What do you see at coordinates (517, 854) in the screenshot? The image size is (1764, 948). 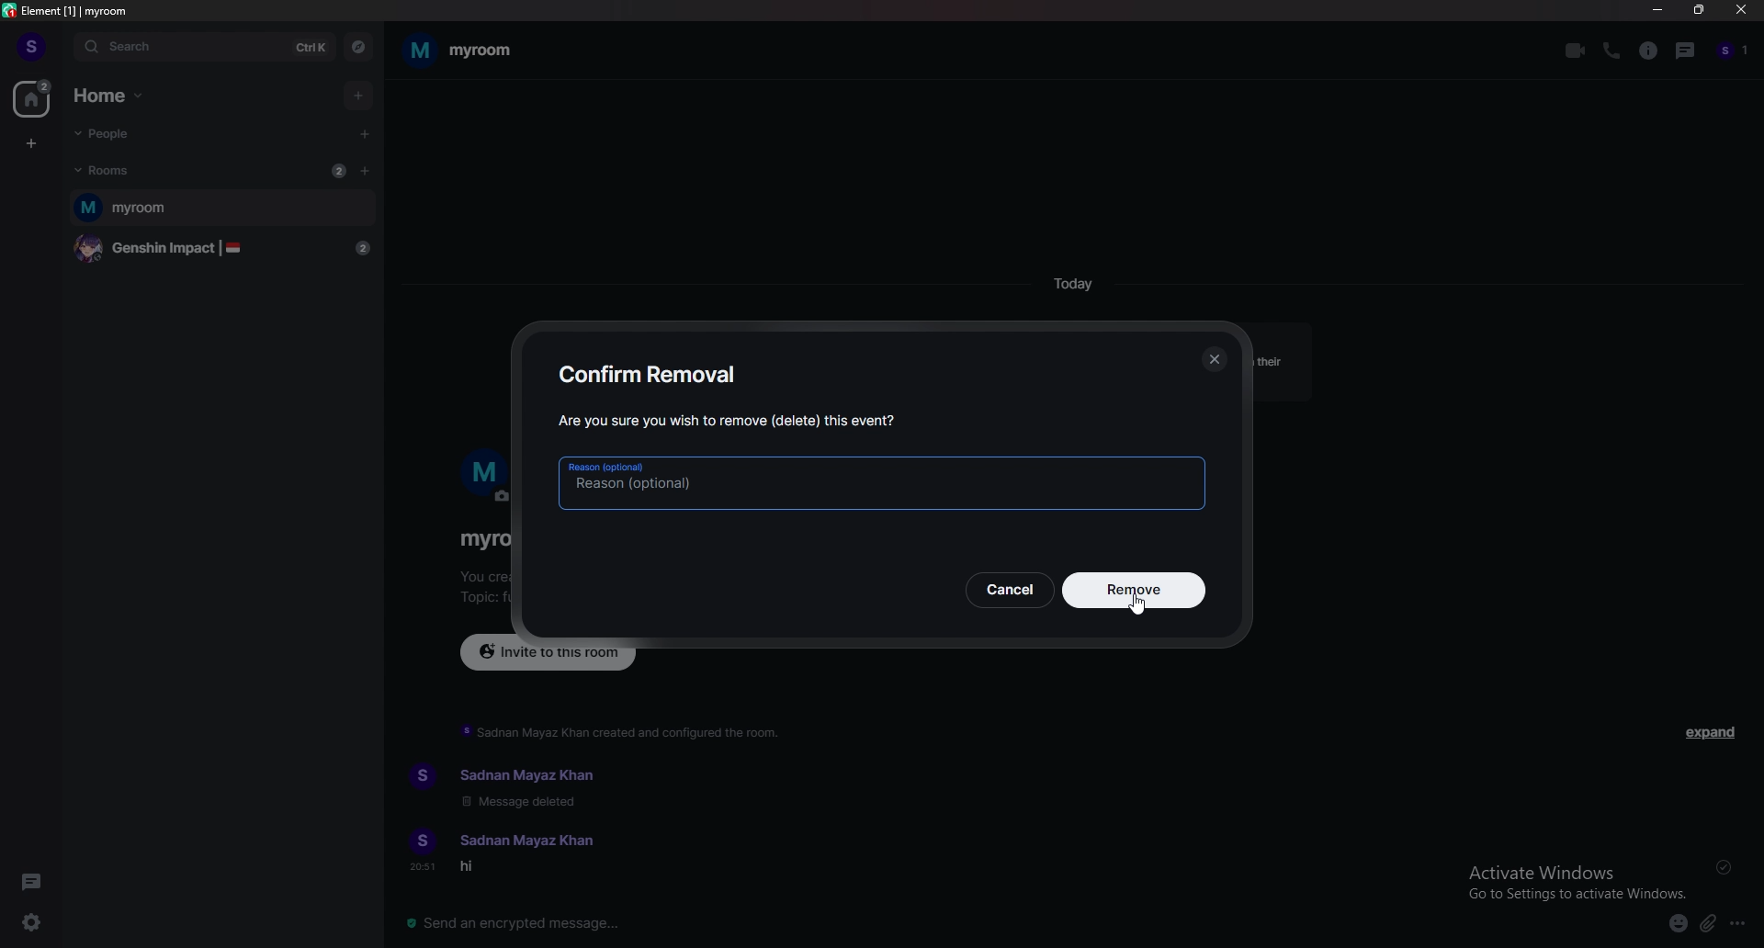 I see `sadnan mayaz khan 20:51 hi` at bounding box center [517, 854].